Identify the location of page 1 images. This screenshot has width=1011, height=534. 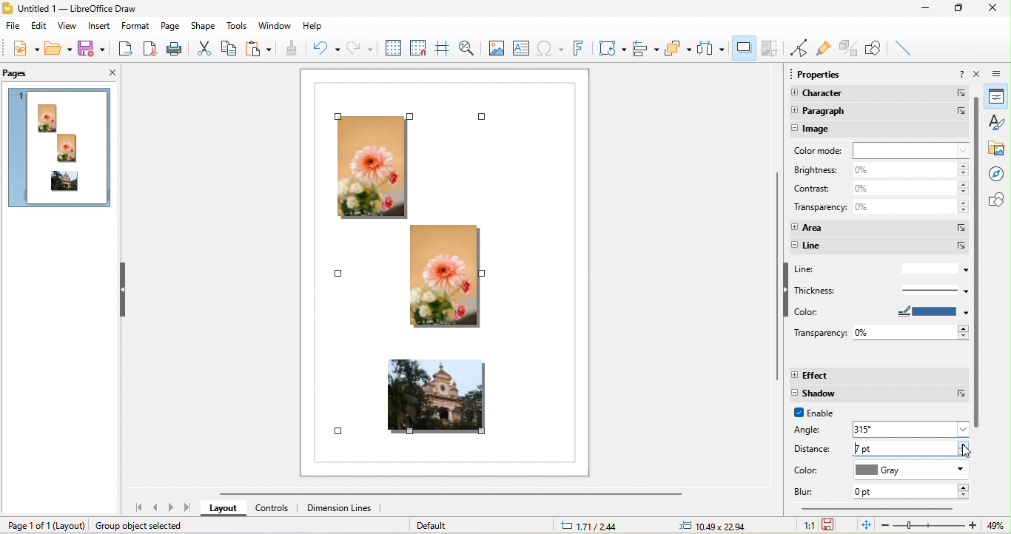
(61, 150).